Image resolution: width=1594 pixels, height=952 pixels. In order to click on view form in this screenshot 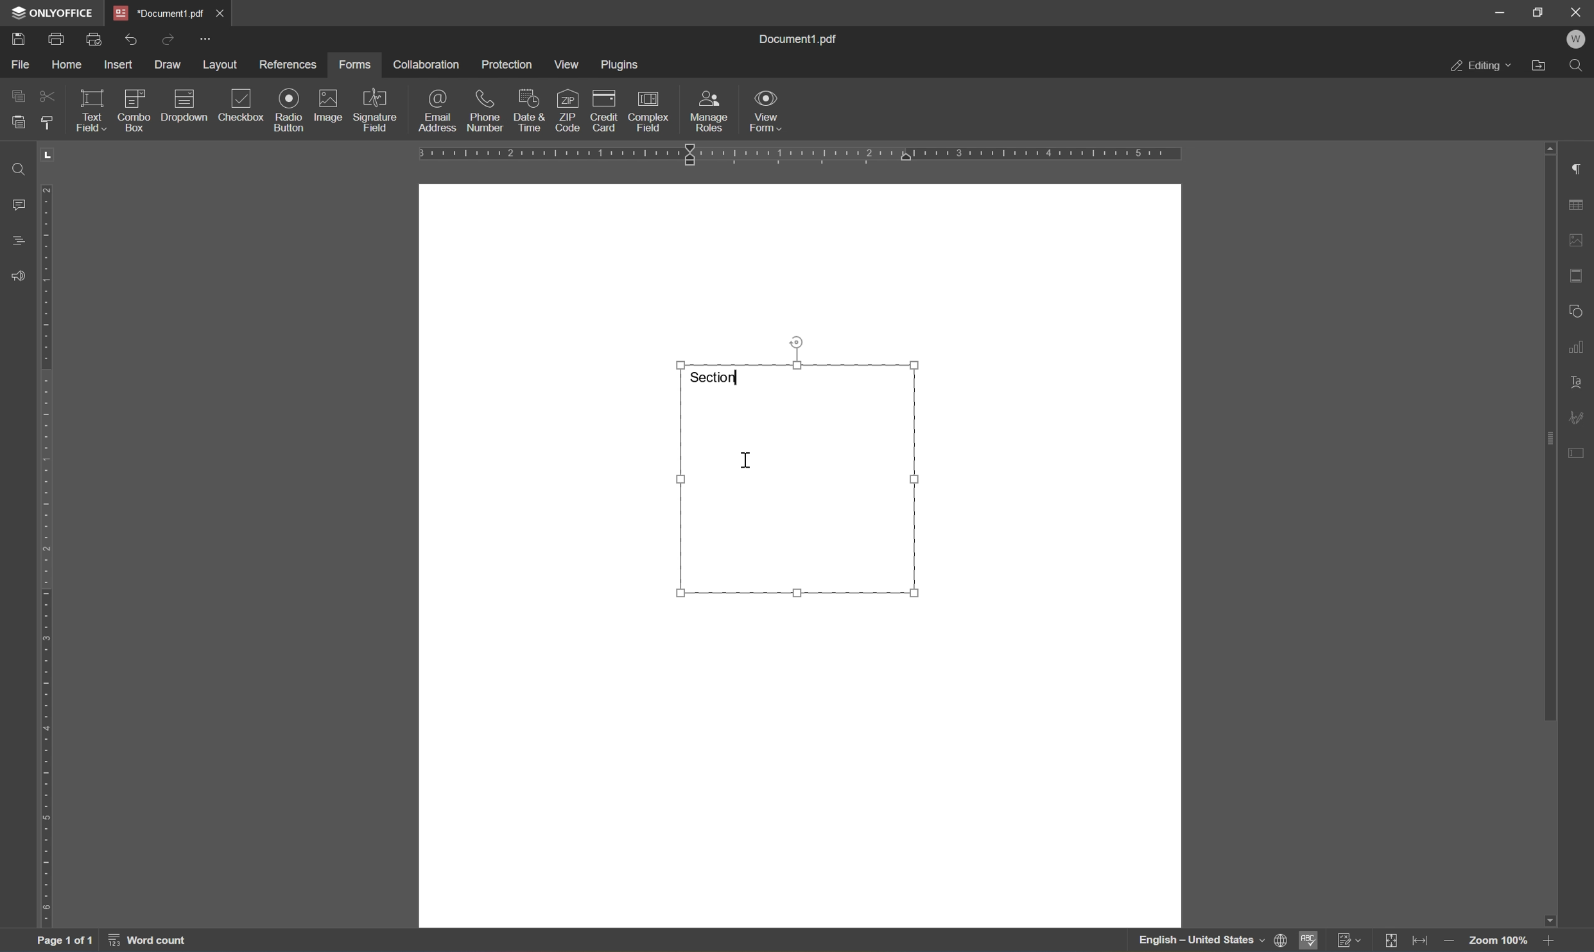, I will do `click(773, 112)`.